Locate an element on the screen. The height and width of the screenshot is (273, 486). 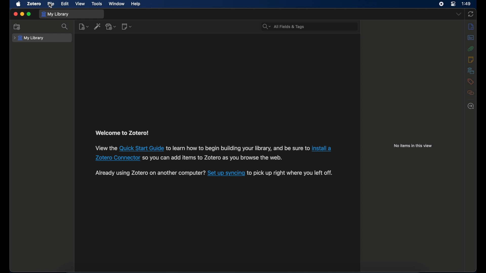
Zotero Connector is located at coordinates (117, 158).